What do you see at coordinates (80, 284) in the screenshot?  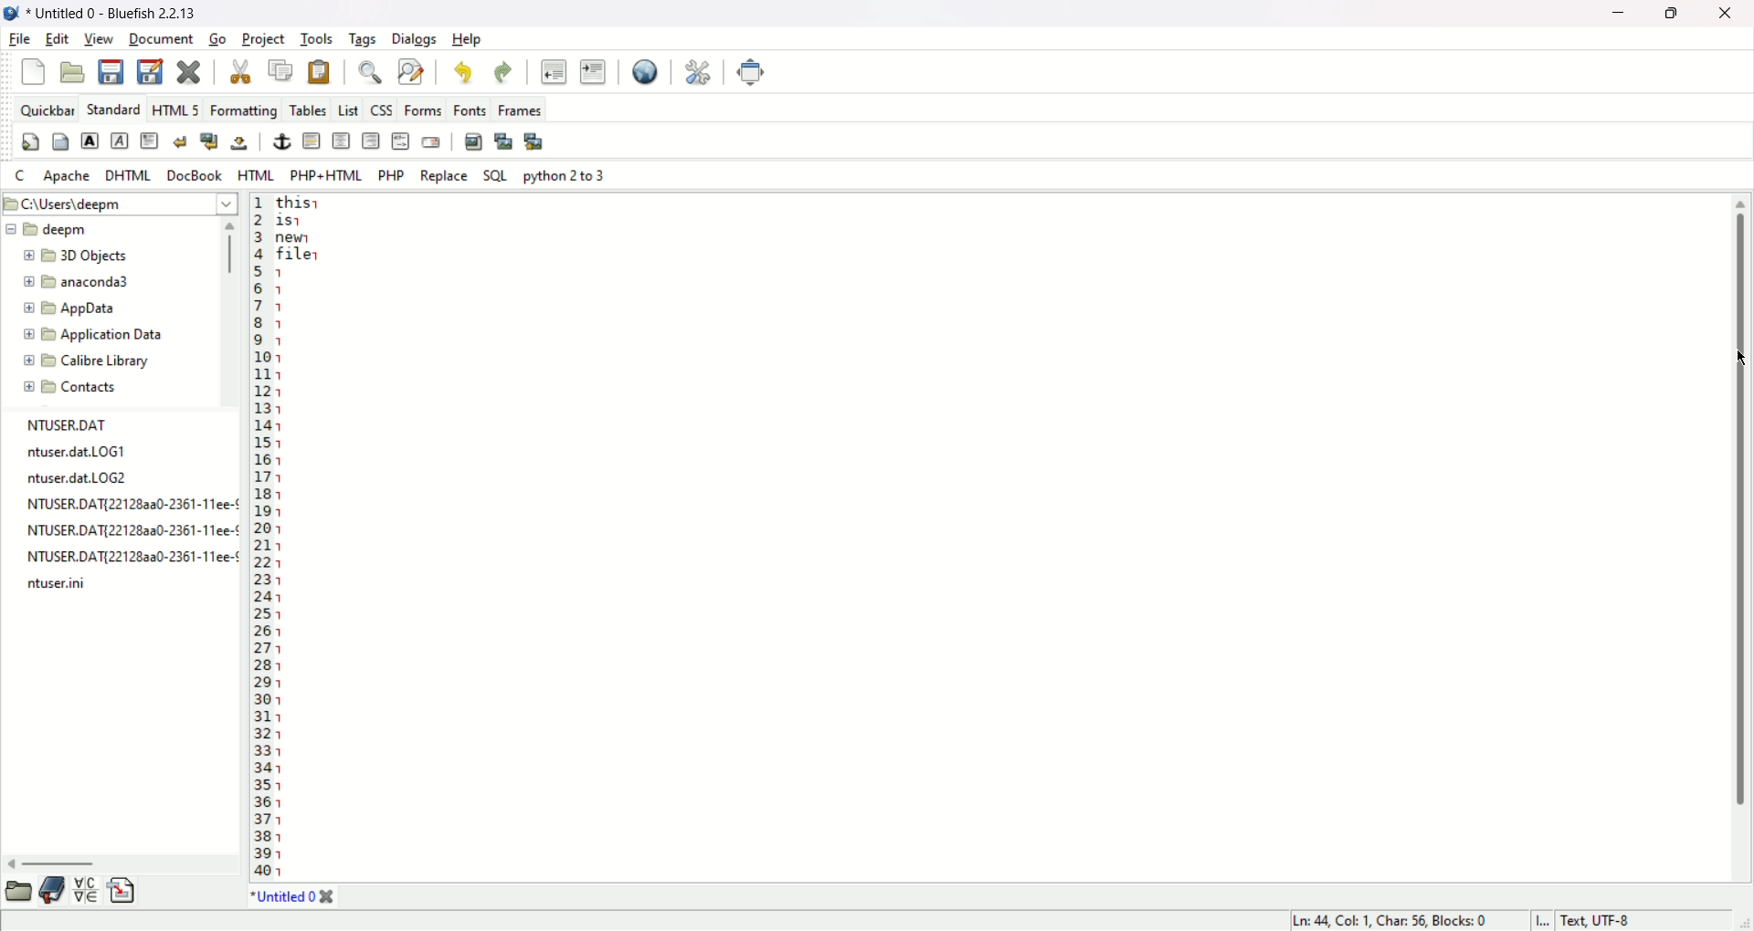 I see `Folder name` at bounding box center [80, 284].